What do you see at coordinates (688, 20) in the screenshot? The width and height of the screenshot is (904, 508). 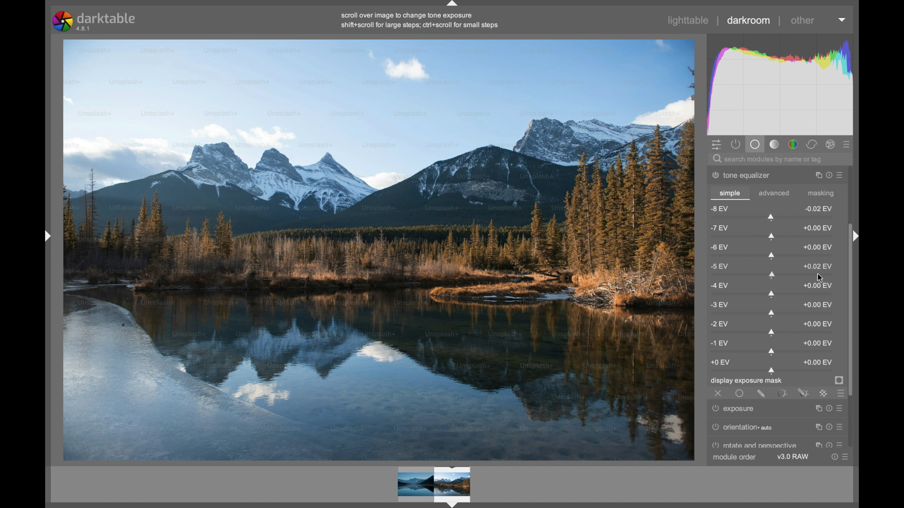 I see `lighttable` at bounding box center [688, 20].